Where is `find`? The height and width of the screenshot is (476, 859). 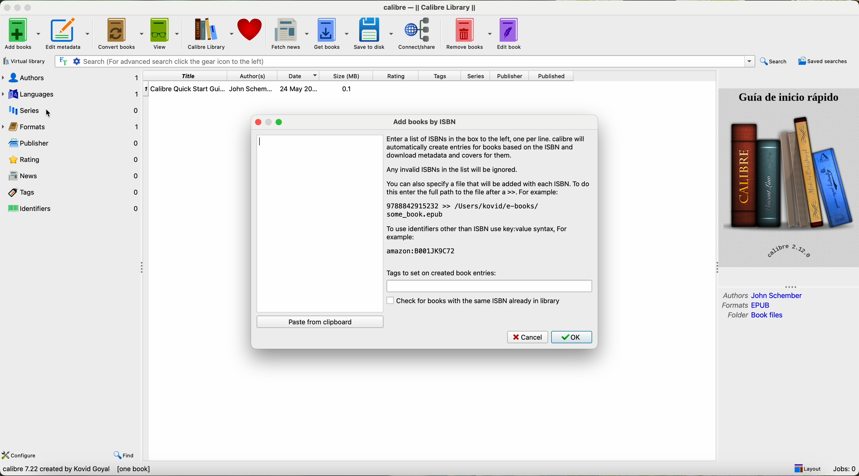 find is located at coordinates (124, 455).